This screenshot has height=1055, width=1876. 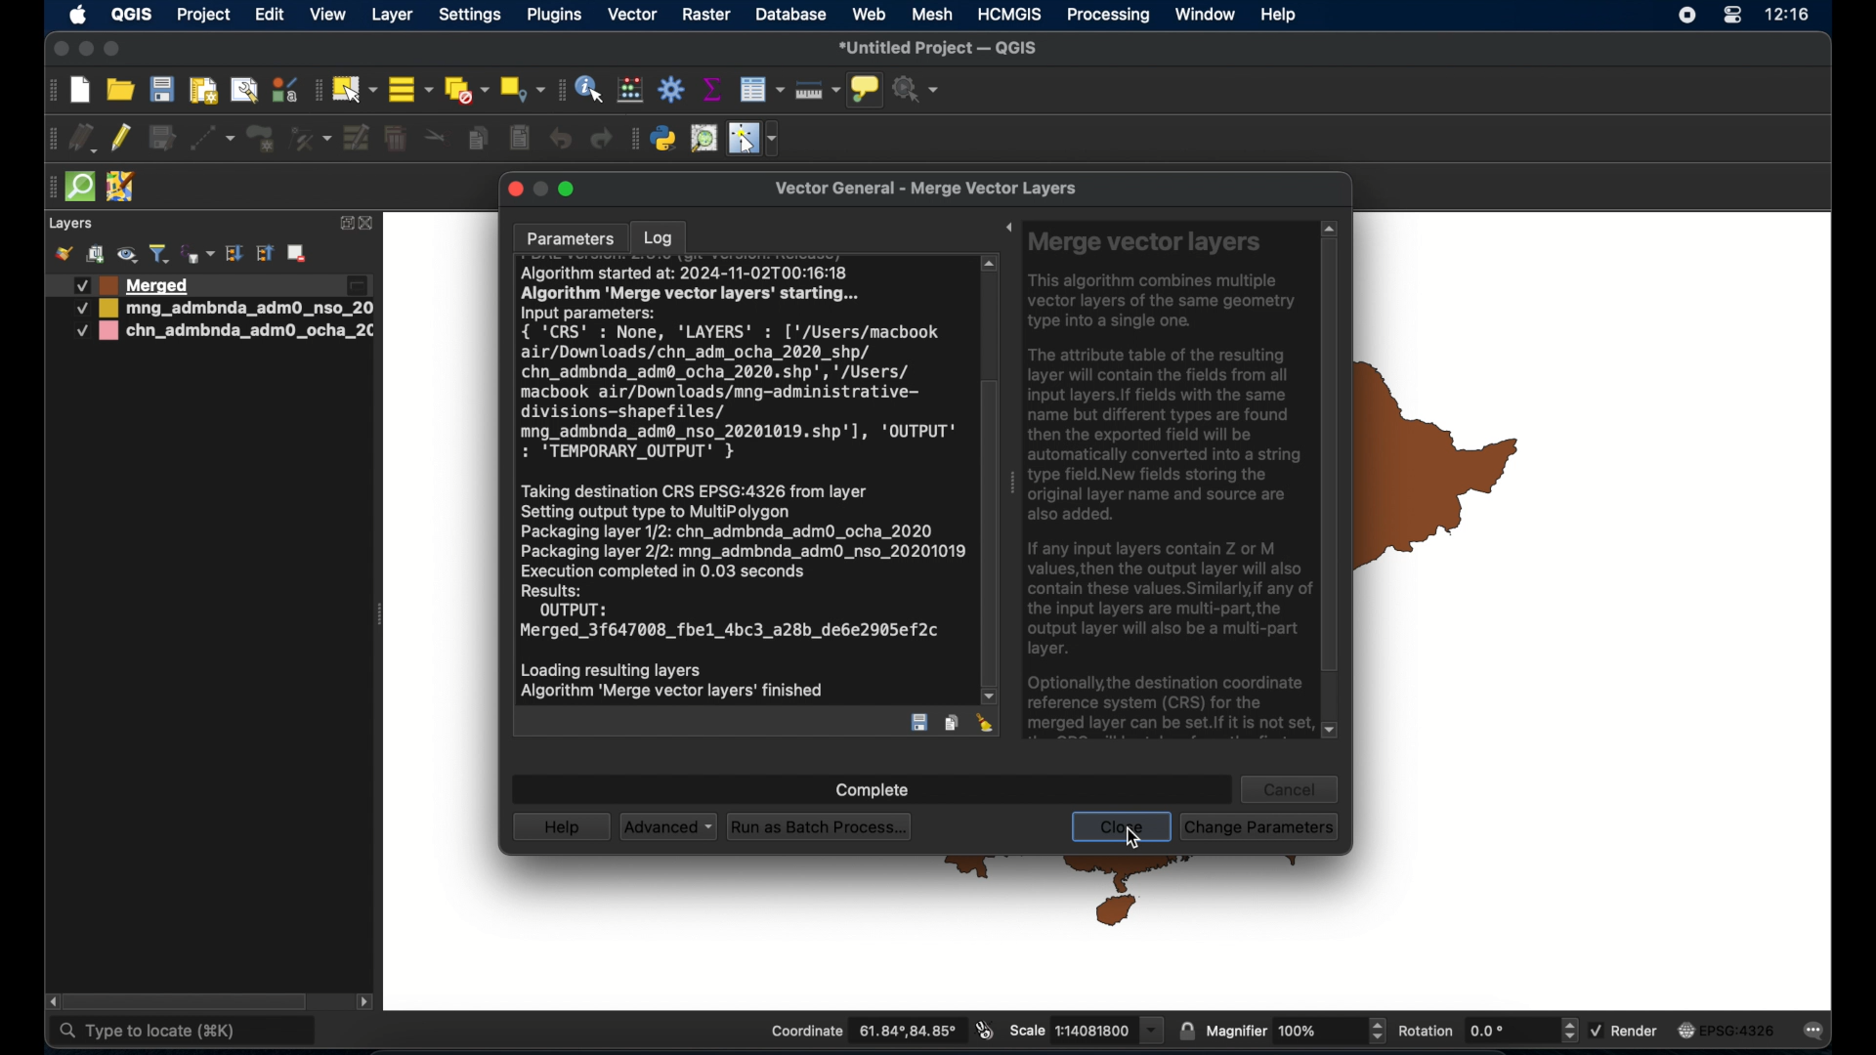 I want to click on select by location , so click(x=522, y=88).